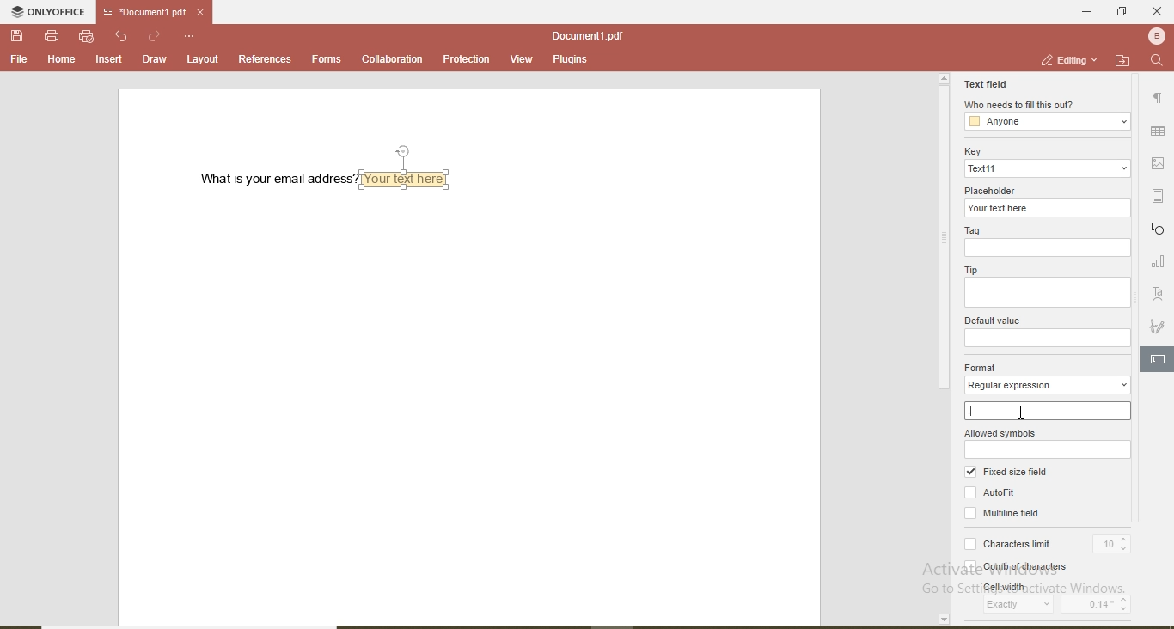  Describe the element at coordinates (1159, 132) in the screenshot. I see `table` at that location.